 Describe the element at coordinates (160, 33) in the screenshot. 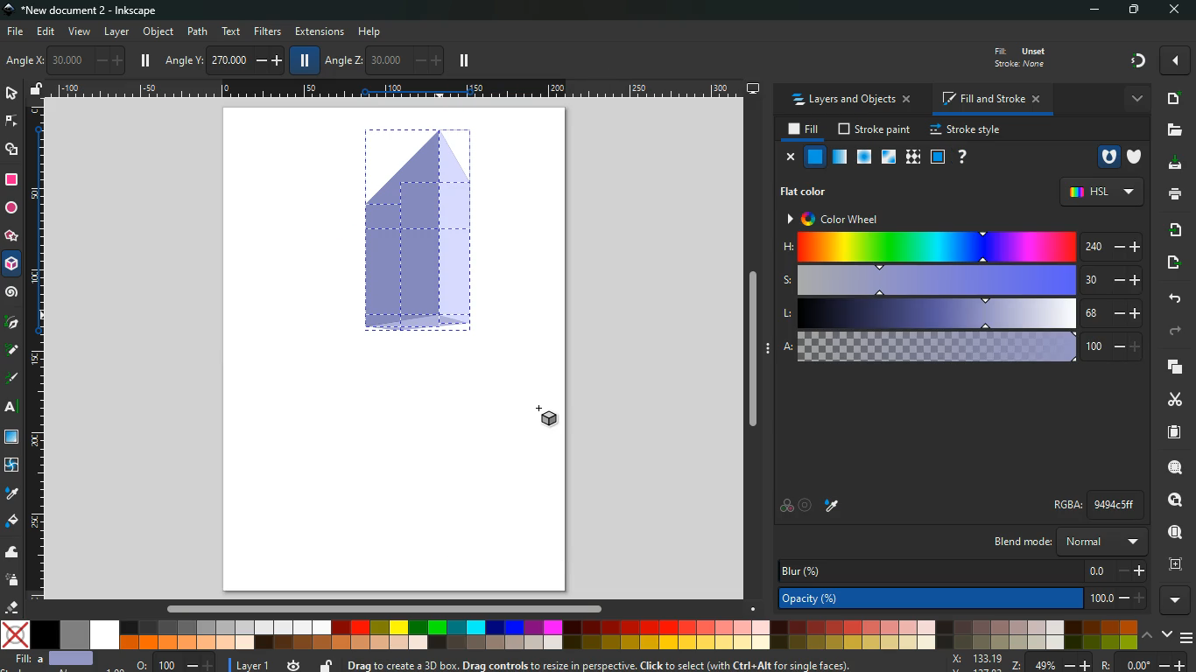

I see `object` at that location.